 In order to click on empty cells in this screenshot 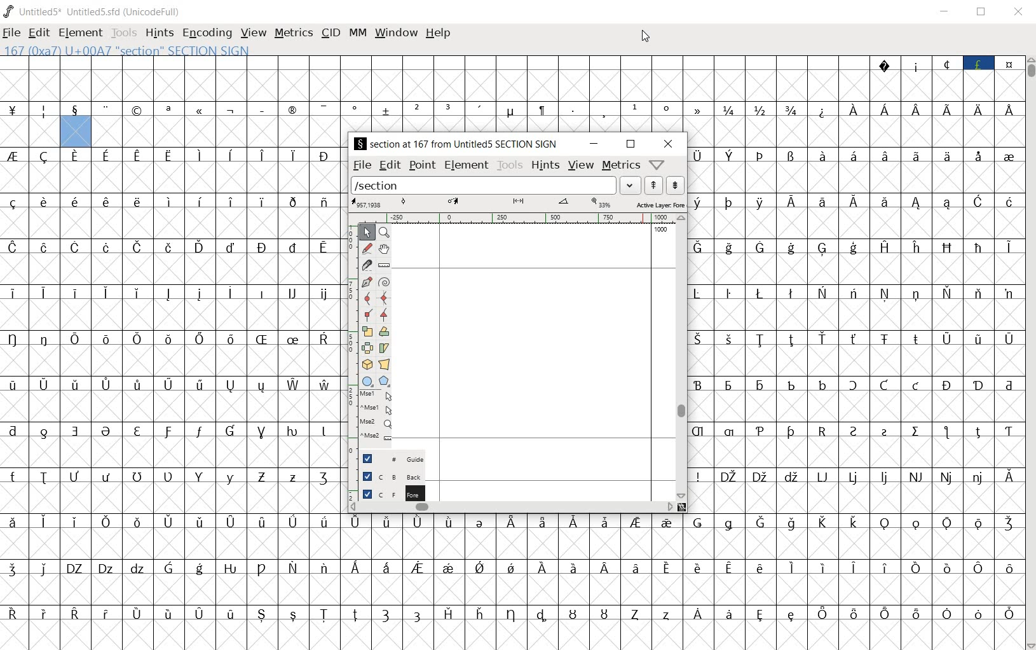, I will do `click(31, 132)`.